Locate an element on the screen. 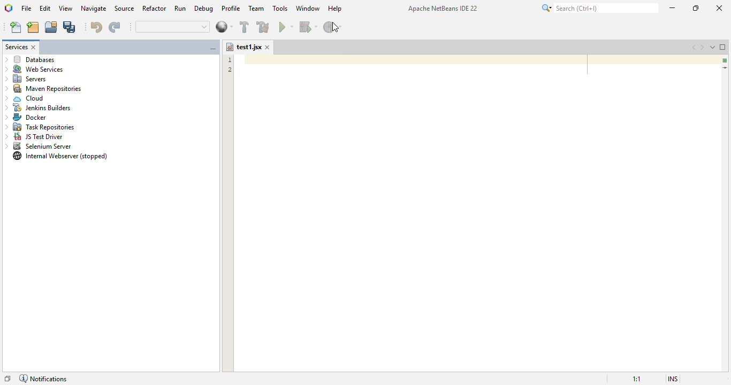  magnification ratio is located at coordinates (637, 379).